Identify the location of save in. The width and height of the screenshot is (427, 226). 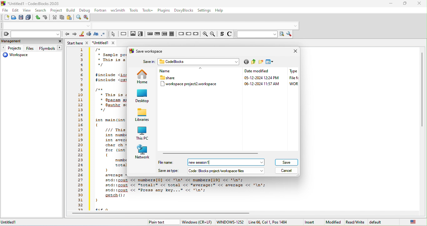
(149, 62).